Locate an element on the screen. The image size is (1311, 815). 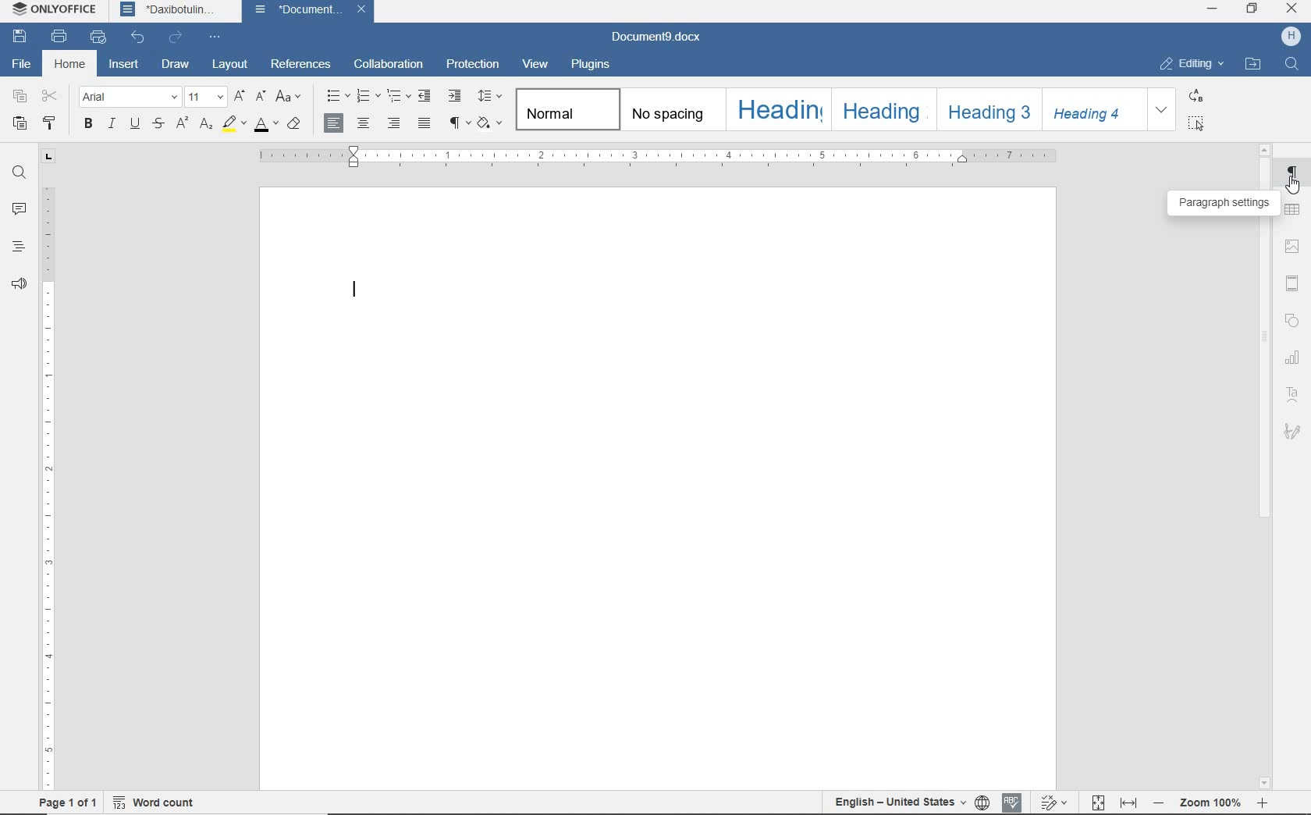
paragraph settings is located at coordinates (1216, 202).